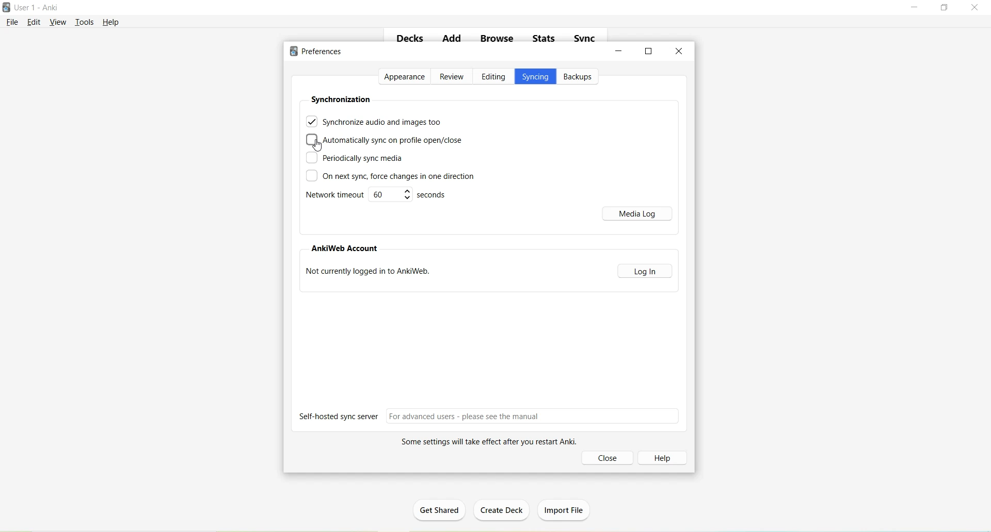  Describe the element at coordinates (319, 52) in the screenshot. I see `Preferences` at that location.